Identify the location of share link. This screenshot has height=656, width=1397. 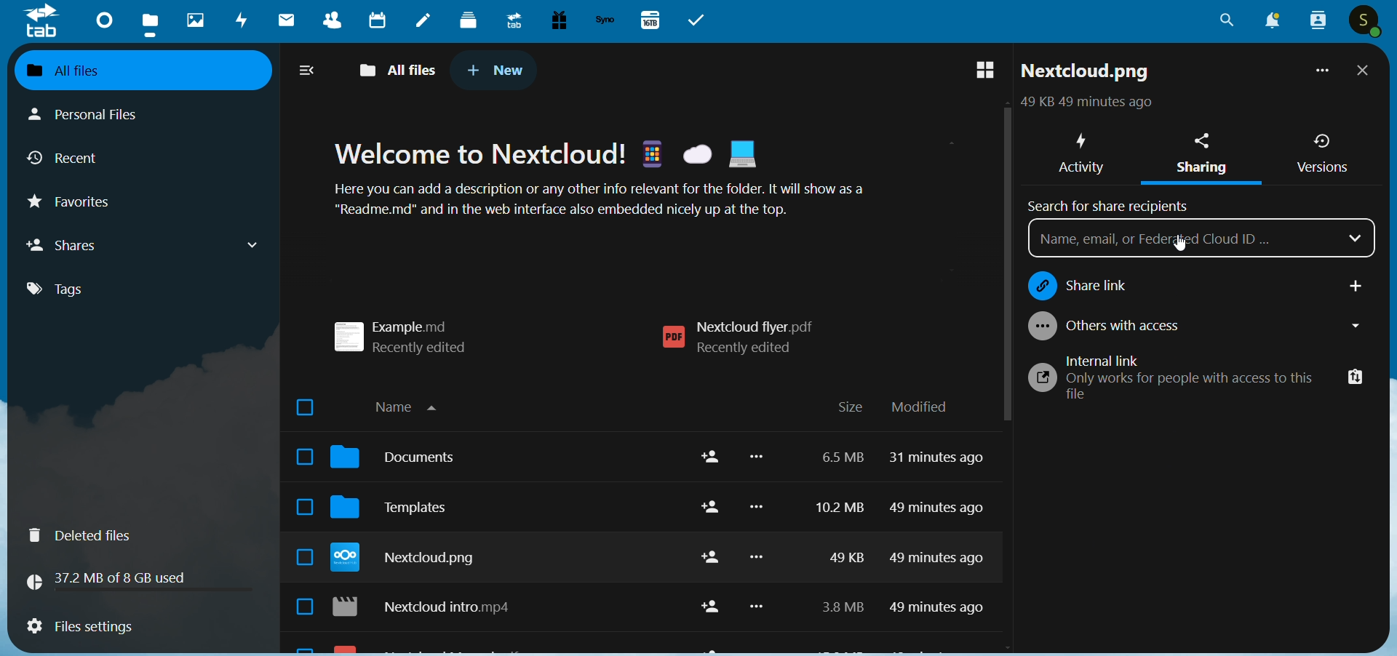
(1161, 284).